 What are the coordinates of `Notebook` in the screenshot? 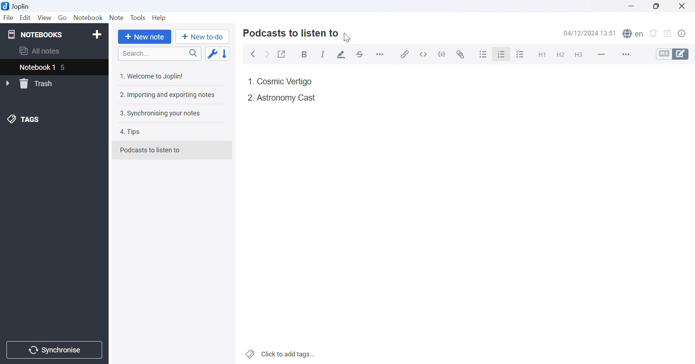 It's located at (88, 17).